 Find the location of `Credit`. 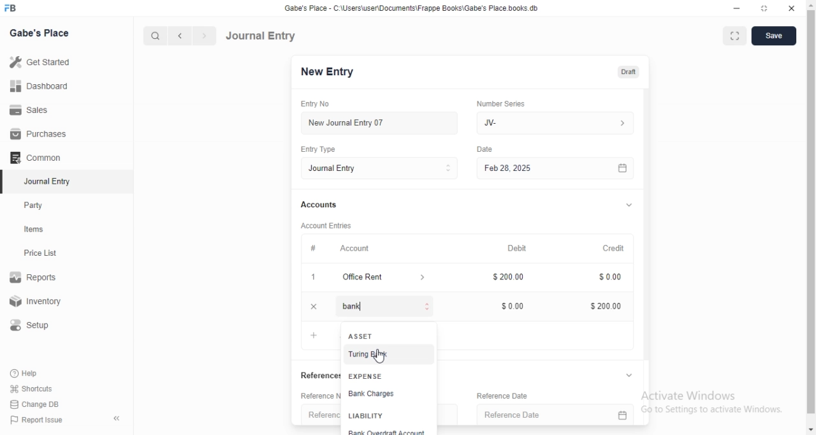

Credit is located at coordinates (618, 247).